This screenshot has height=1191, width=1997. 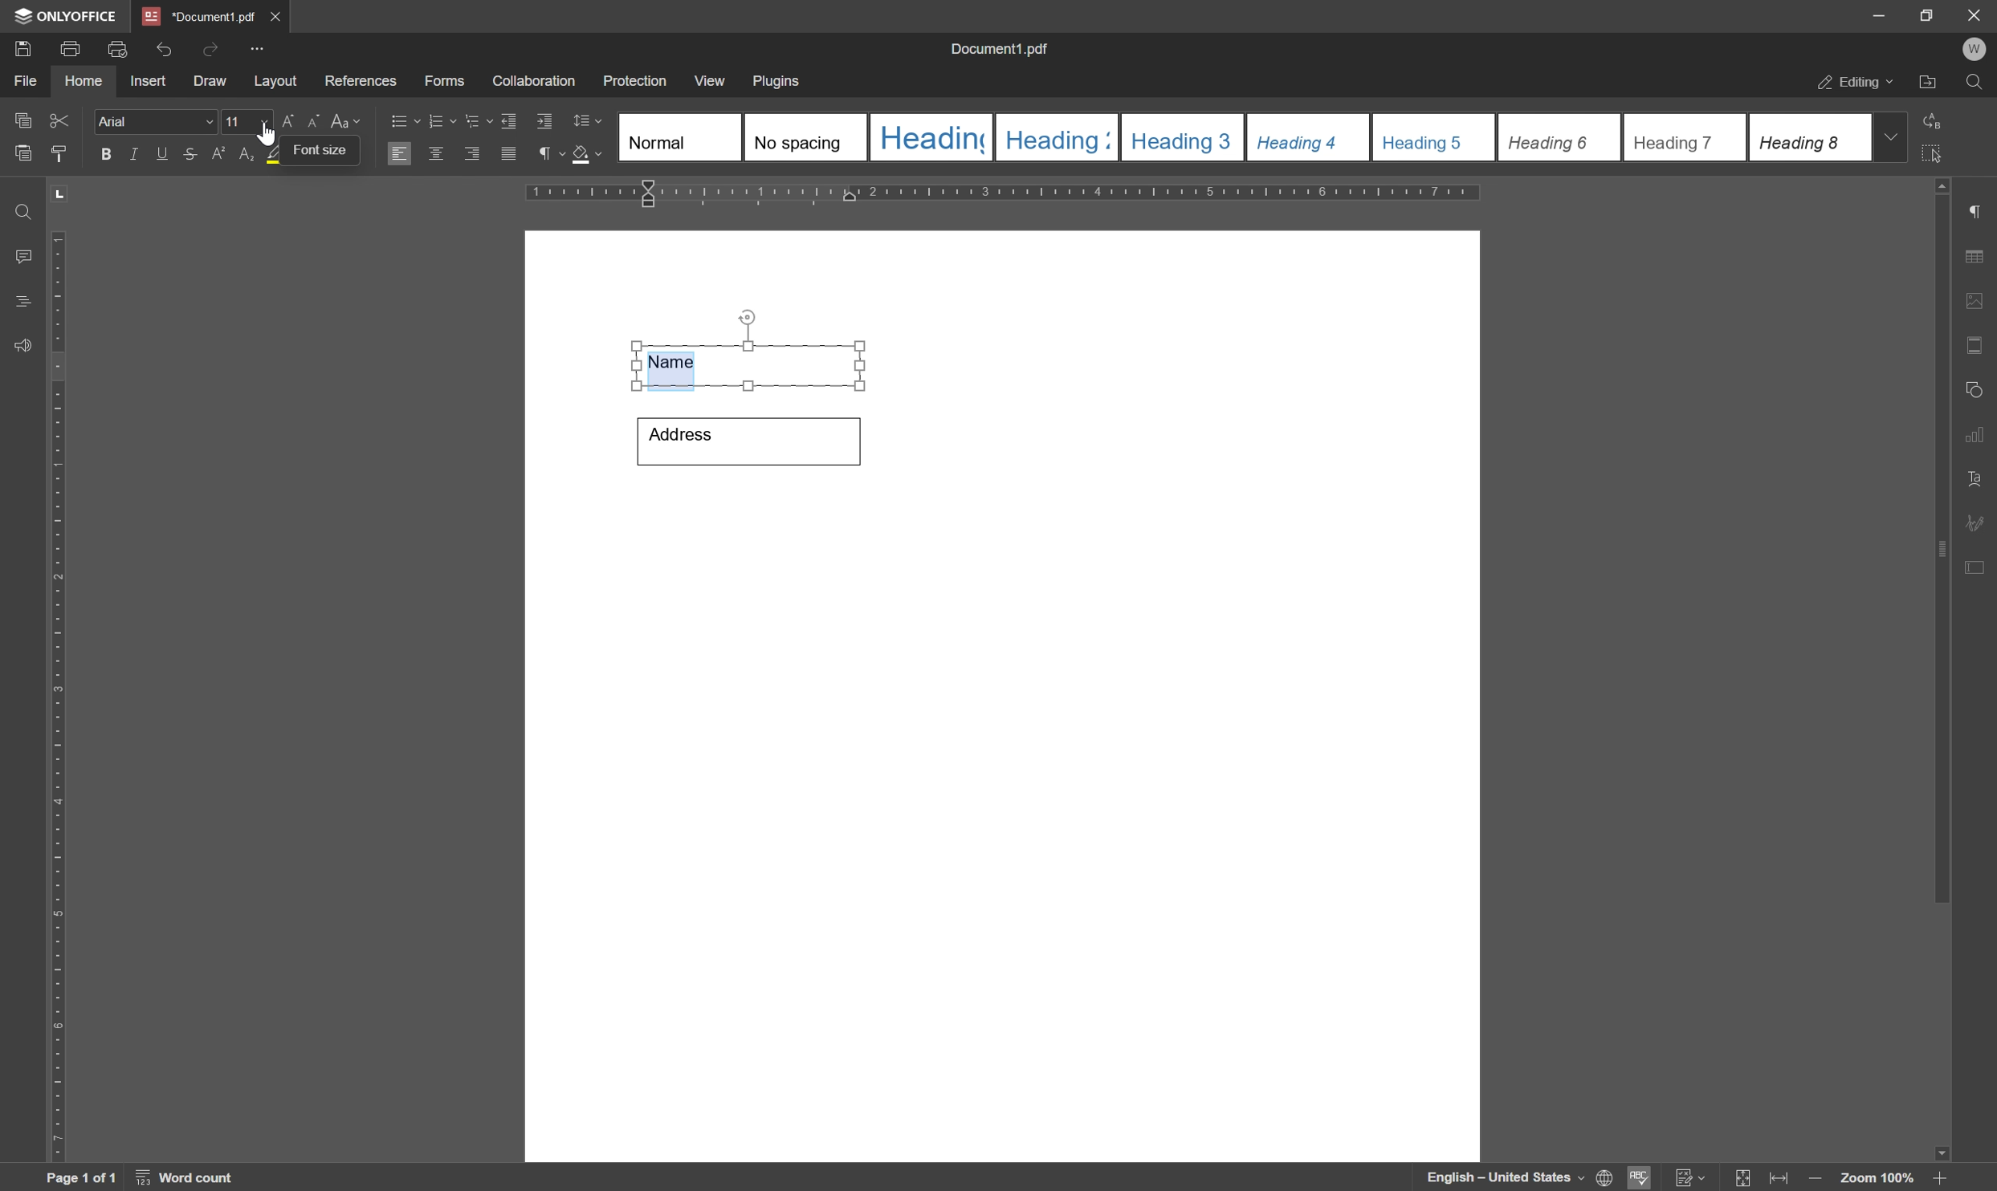 I want to click on redo, so click(x=210, y=47).